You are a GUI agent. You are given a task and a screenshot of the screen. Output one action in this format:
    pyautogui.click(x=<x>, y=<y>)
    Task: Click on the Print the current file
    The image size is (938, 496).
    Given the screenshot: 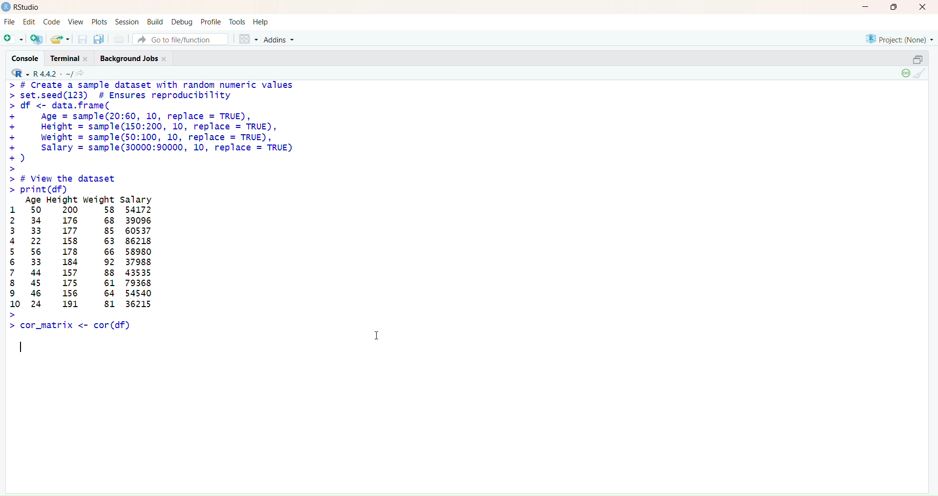 What is the action you would take?
    pyautogui.click(x=120, y=39)
    